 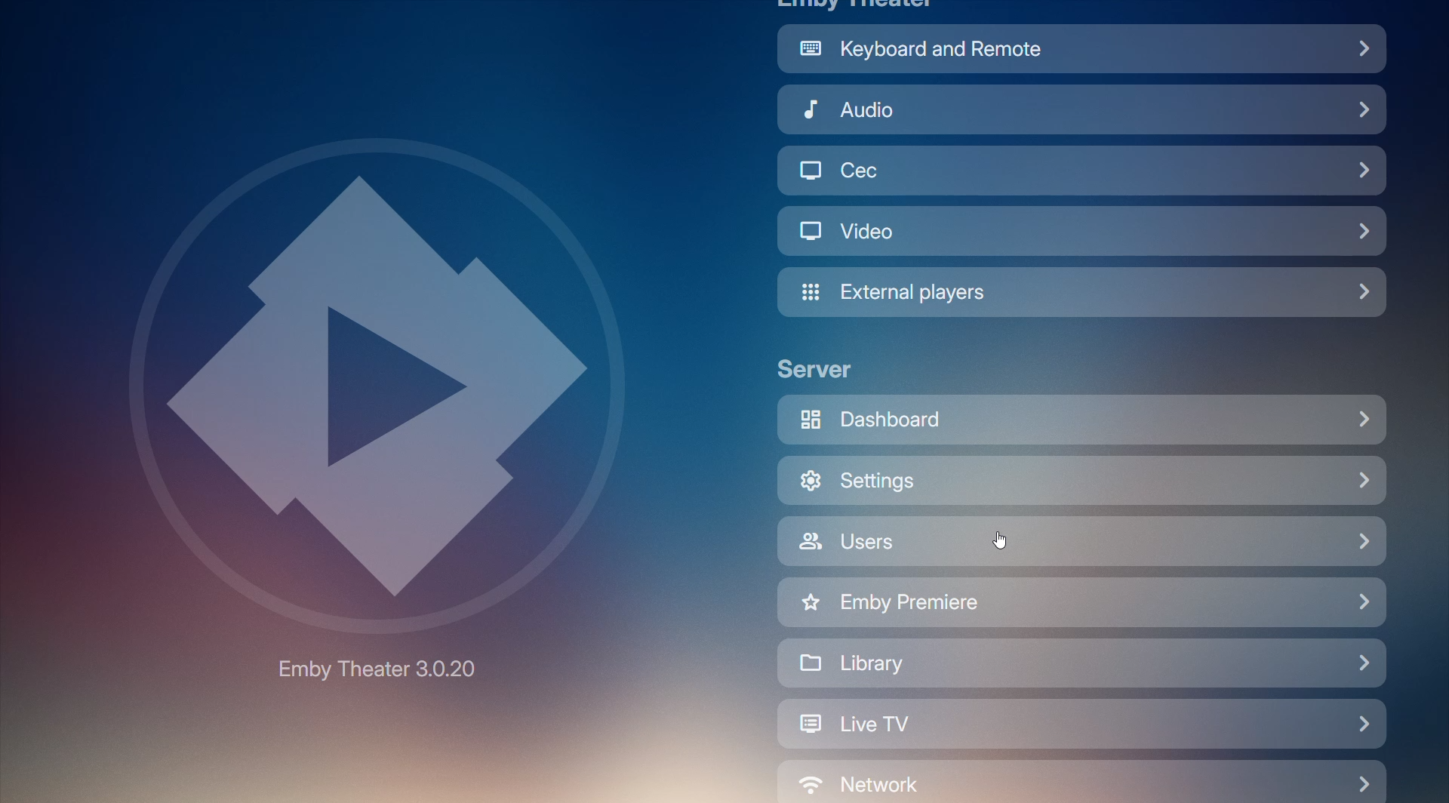 What do you see at coordinates (1080, 171) in the screenshot?
I see `Cec` at bounding box center [1080, 171].